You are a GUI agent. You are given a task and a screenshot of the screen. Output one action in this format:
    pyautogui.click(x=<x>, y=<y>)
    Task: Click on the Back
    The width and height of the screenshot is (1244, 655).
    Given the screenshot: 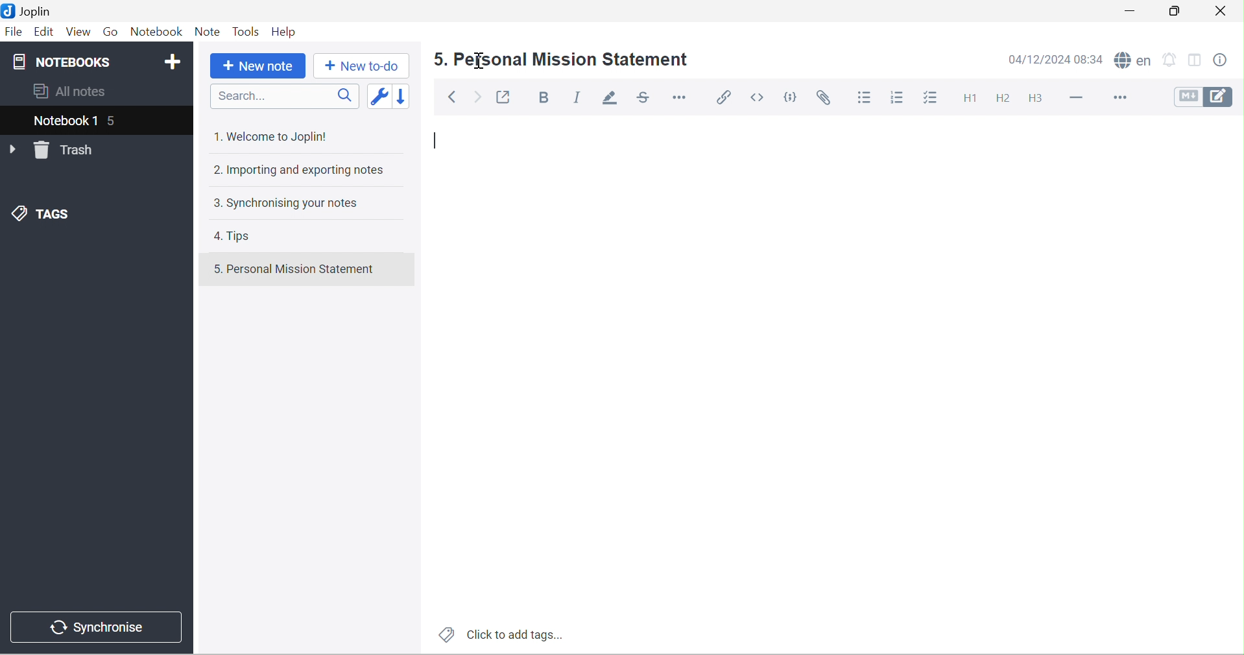 What is the action you would take?
    pyautogui.click(x=453, y=96)
    